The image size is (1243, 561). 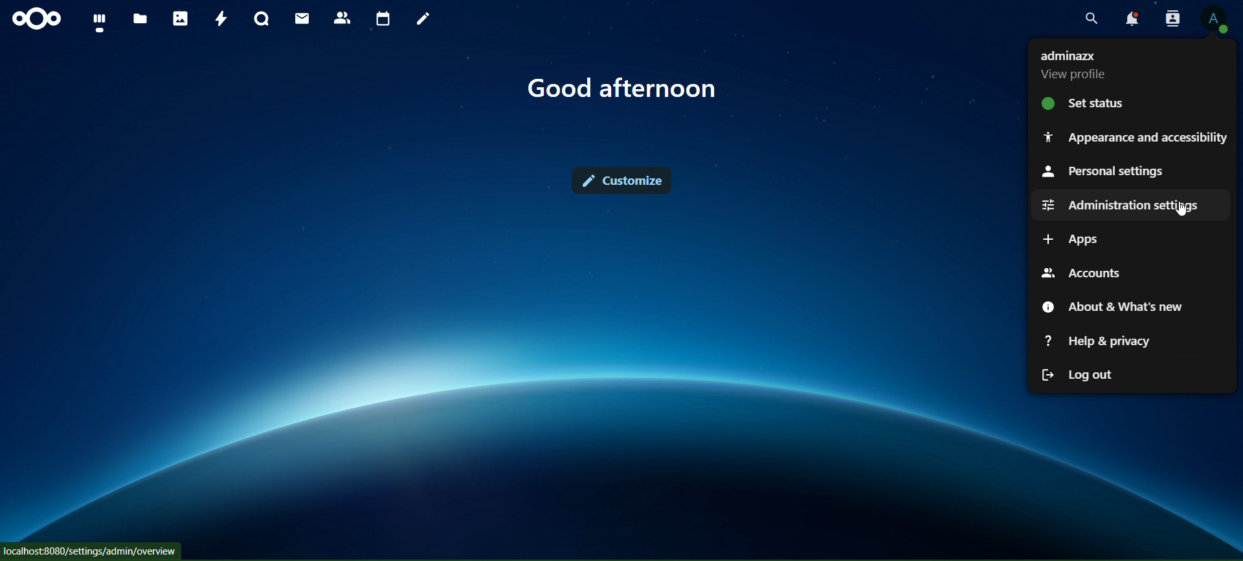 What do you see at coordinates (141, 17) in the screenshot?
I see `files` at bounding box center [141, 17].